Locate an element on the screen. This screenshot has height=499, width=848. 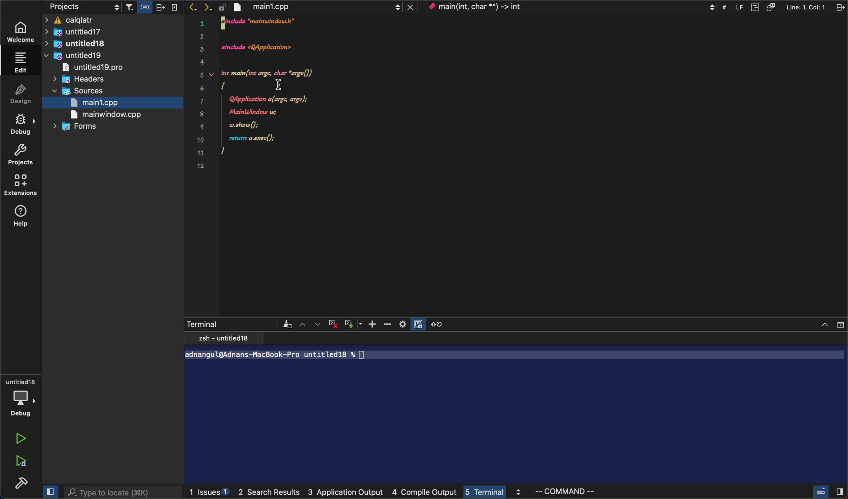
search bar is located at coordinates (117, 493).